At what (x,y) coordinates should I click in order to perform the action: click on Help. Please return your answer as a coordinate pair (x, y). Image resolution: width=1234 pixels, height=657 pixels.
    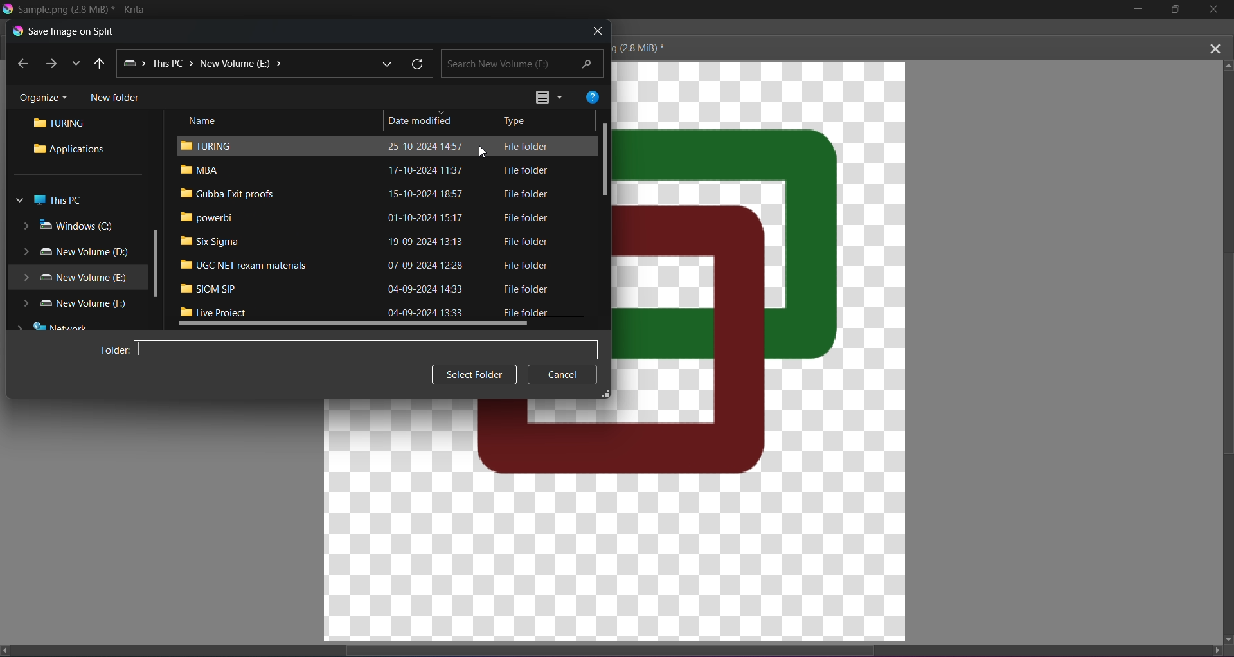
    Looking at the image, I should click on (594, 94).